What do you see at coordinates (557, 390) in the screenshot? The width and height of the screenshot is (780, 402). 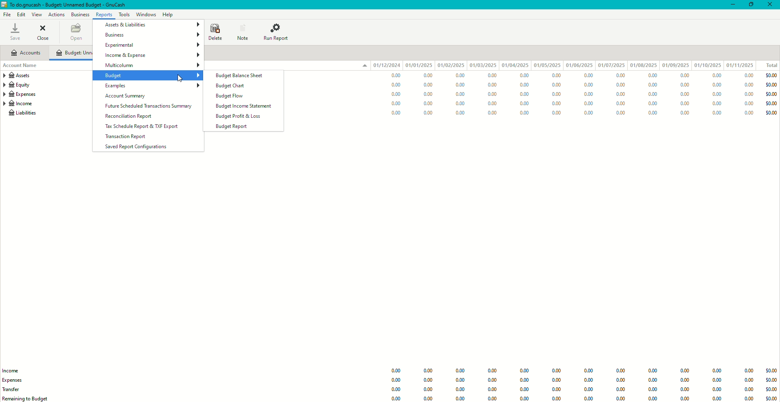 I see `0.00` at bounding box center [557, 390].